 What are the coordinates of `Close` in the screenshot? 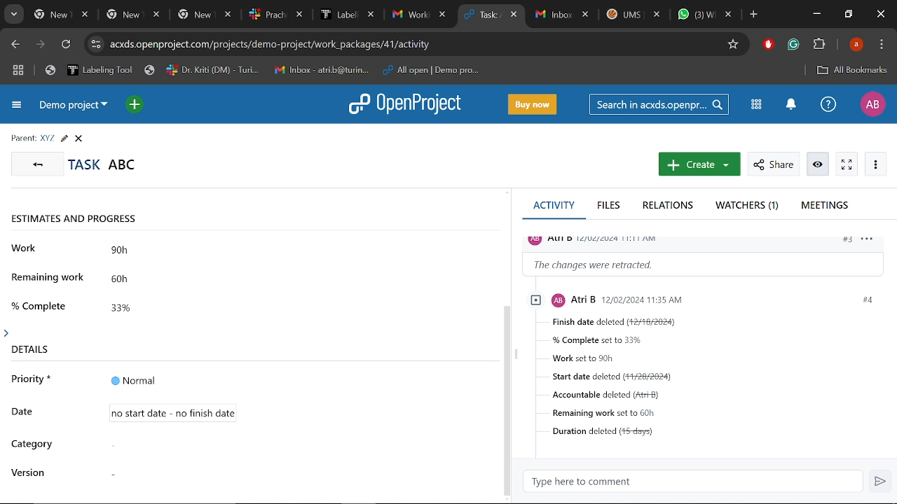 It's located at (78, 139).